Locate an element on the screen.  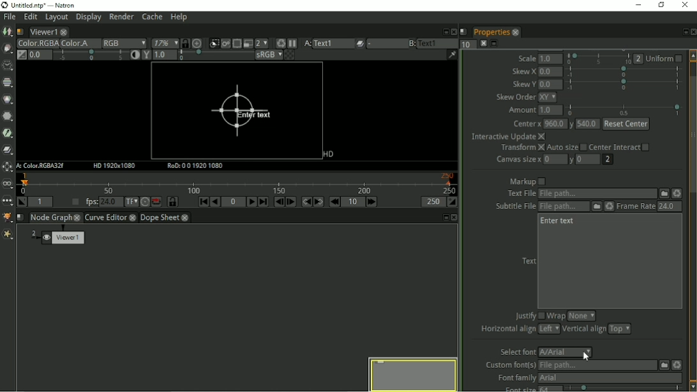
17% is located at coordinates (164, 43).